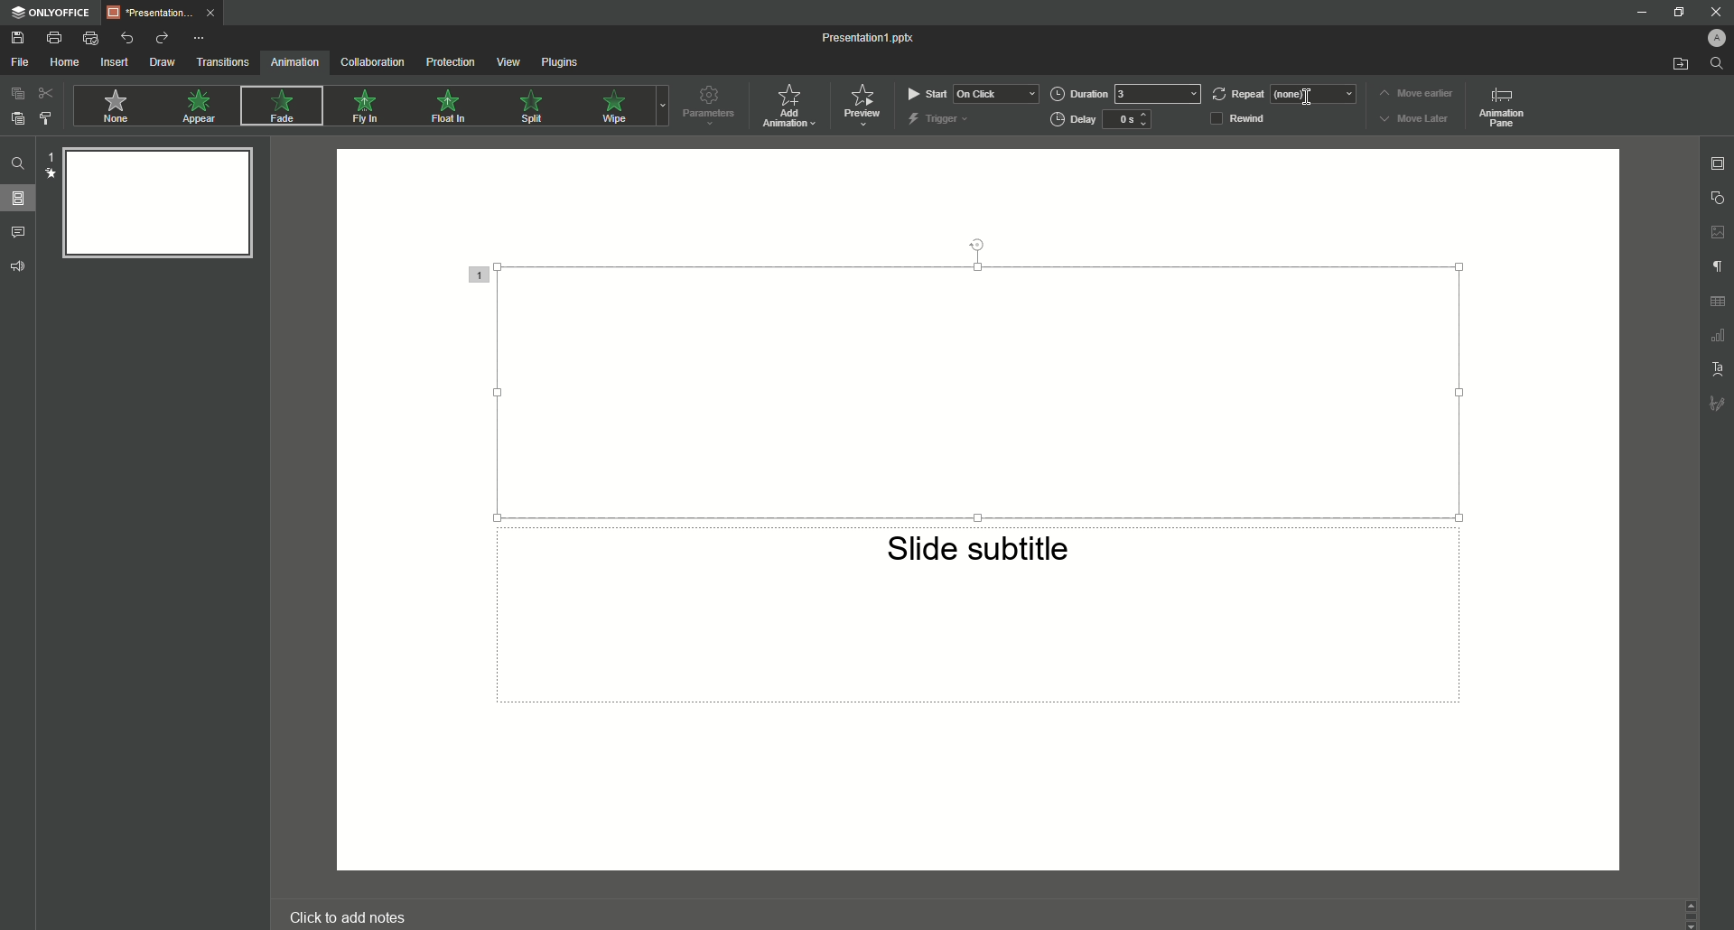  Describe the element at coordinates (1678, 63) in the screenshot. I see `Open From File` at that location.